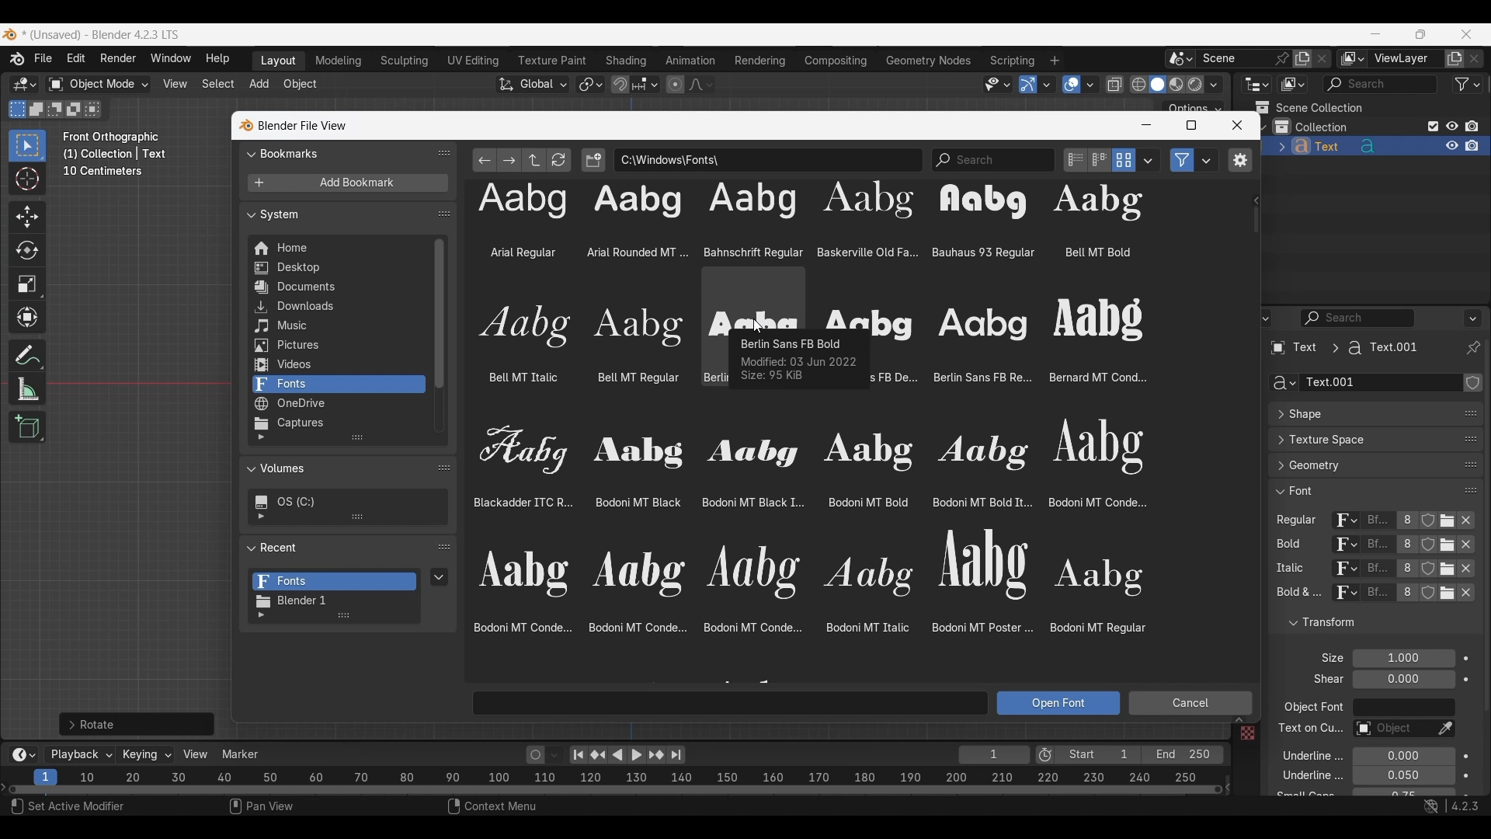 Image resolution: width=1491 pixels, height=839 pixels. Describe the element at coordinates (1072, 85) in the screenshot. I see `Show overlay` at that location.